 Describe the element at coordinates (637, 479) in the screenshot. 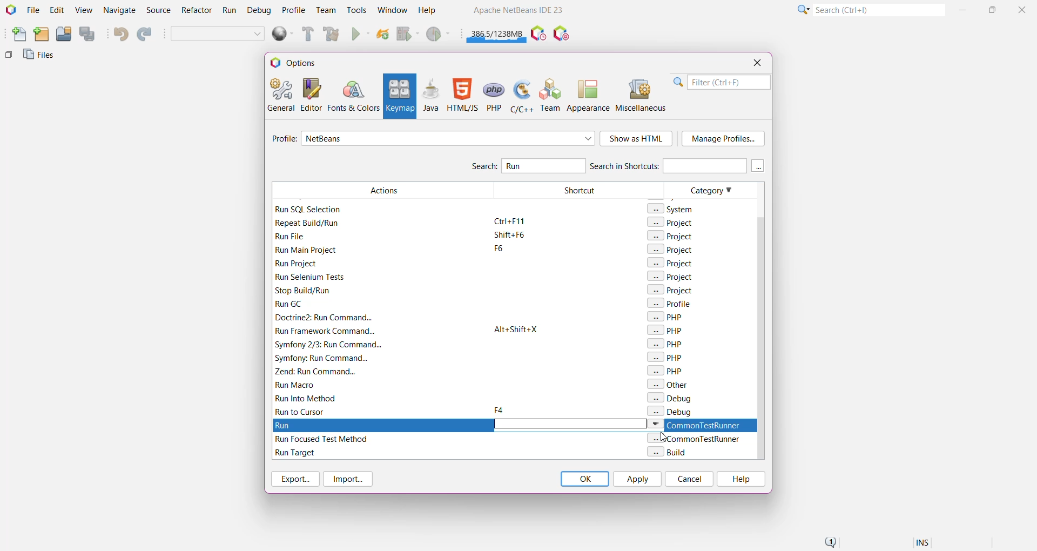

I see `Apply` at that location.